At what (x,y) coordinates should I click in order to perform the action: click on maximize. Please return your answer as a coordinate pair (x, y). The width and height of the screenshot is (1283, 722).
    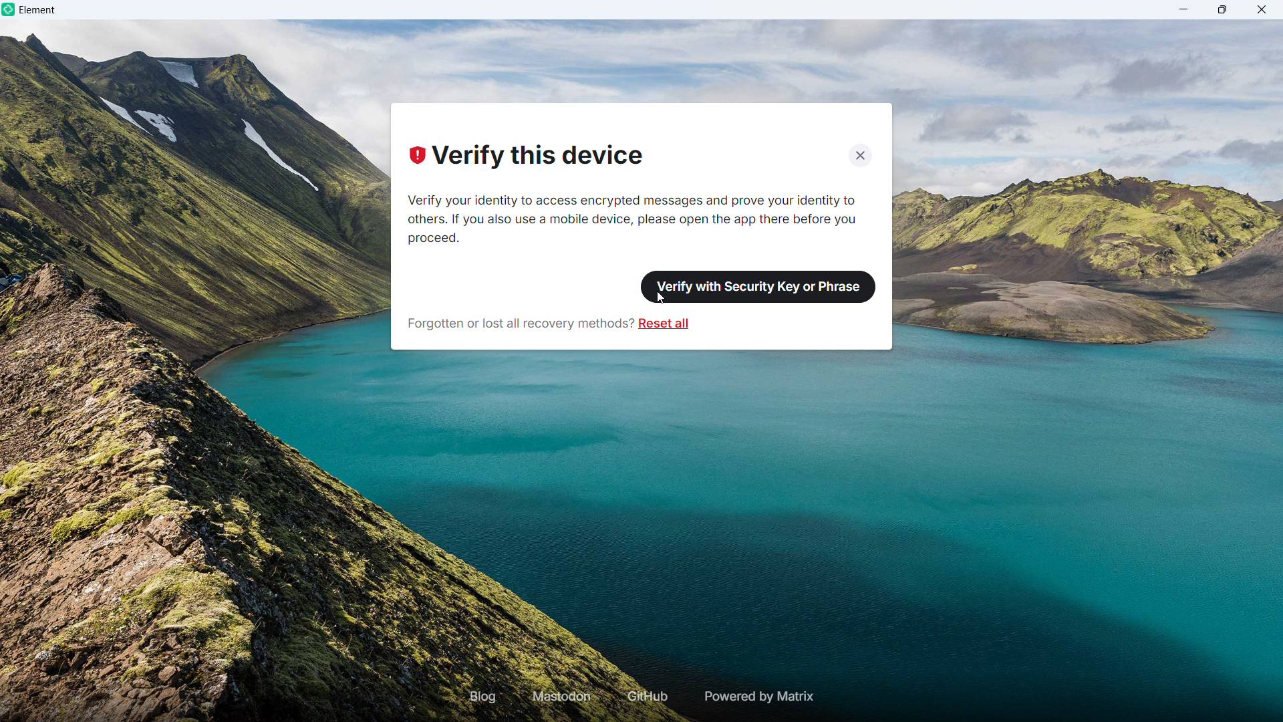
    Looking at the image, I should click on (1223, 9).